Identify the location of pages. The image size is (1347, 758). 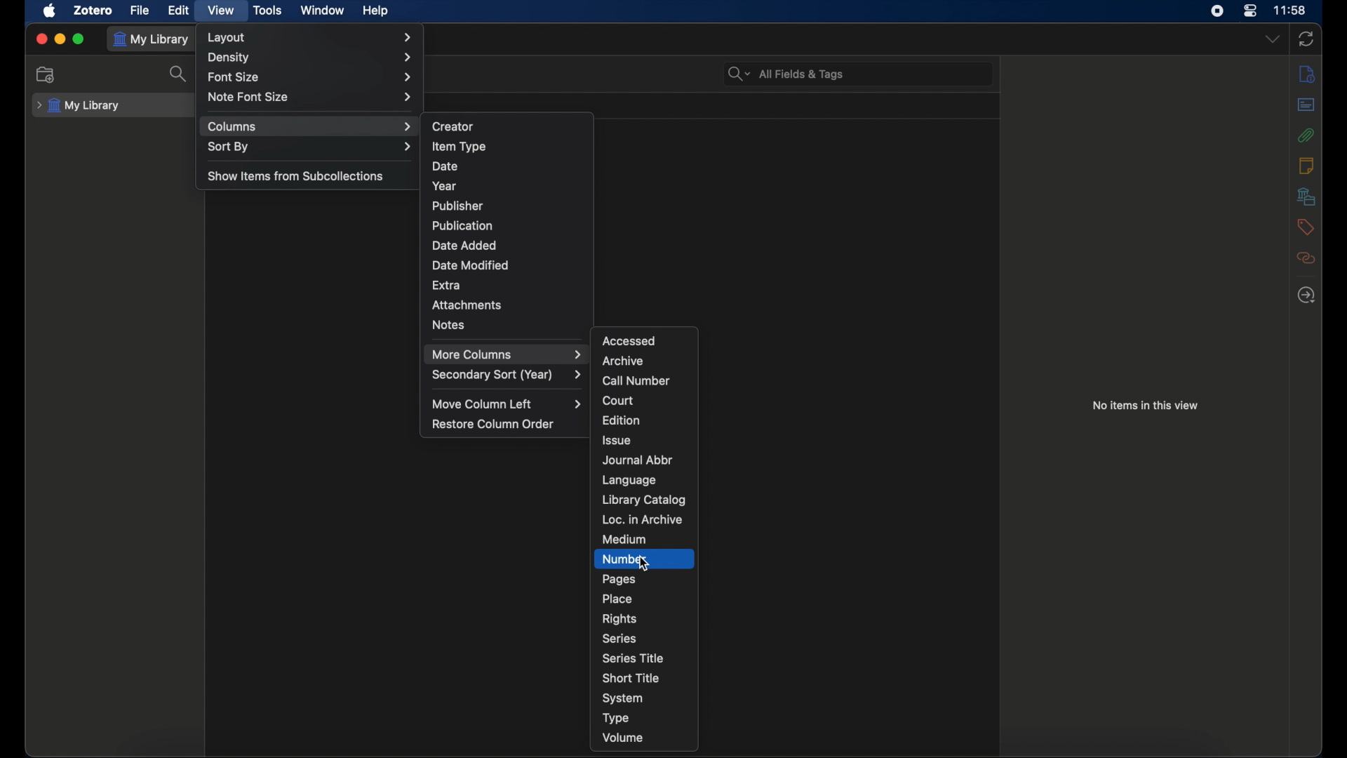
(619, 578).